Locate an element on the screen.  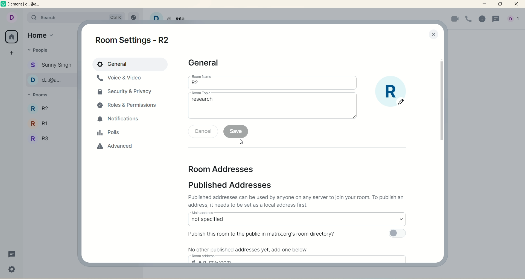
toggle is located at coordinates (398, 233).